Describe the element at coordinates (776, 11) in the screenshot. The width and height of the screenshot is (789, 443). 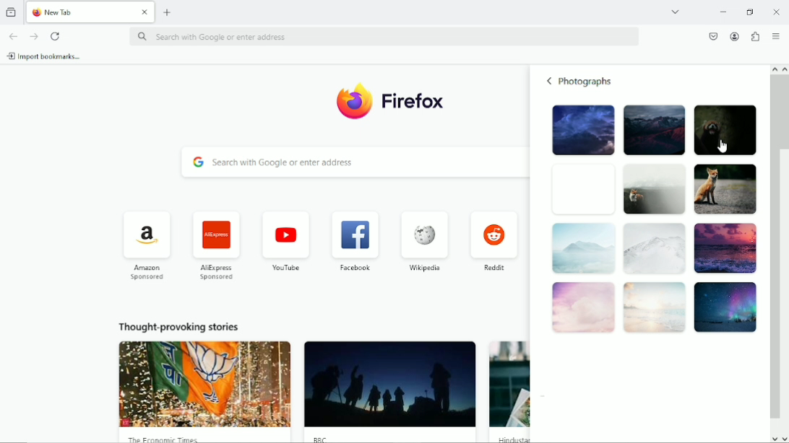
I see `Close` at that location.